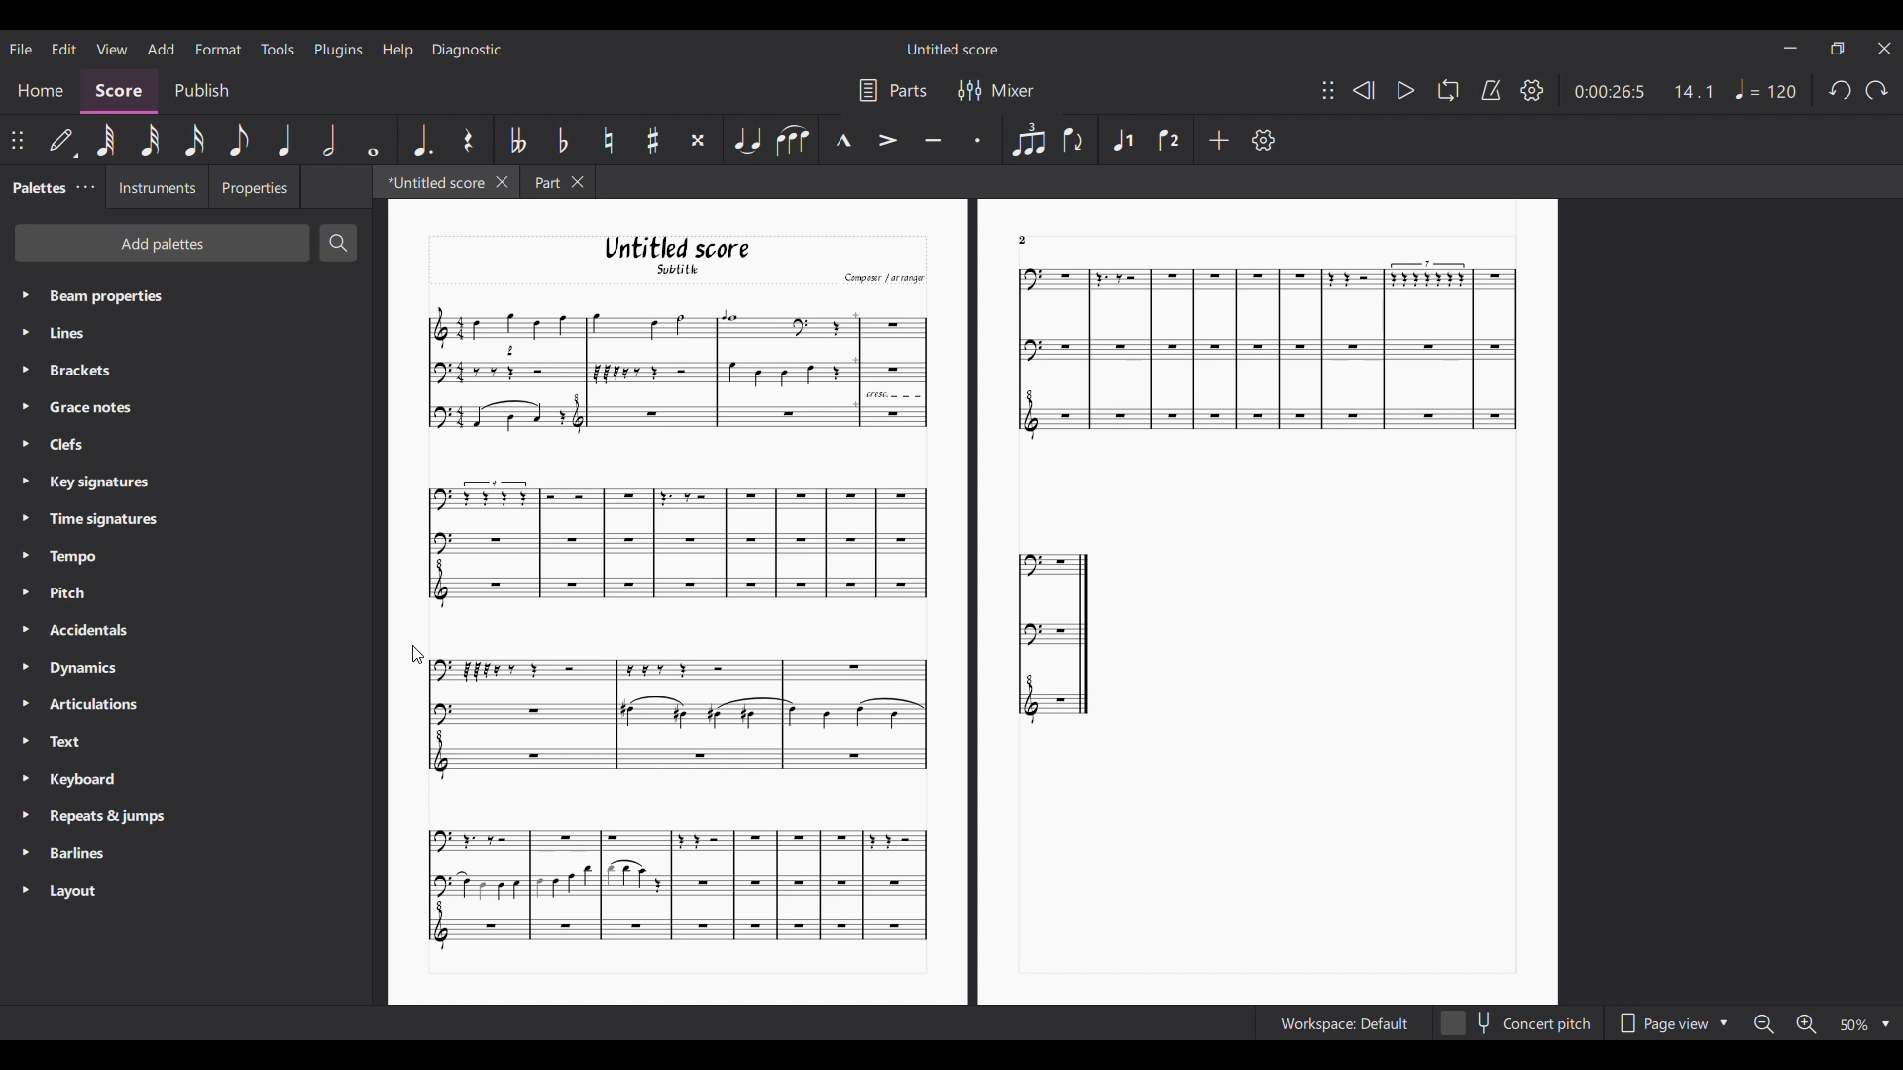  I want to click on Slur, so click(793, 141).